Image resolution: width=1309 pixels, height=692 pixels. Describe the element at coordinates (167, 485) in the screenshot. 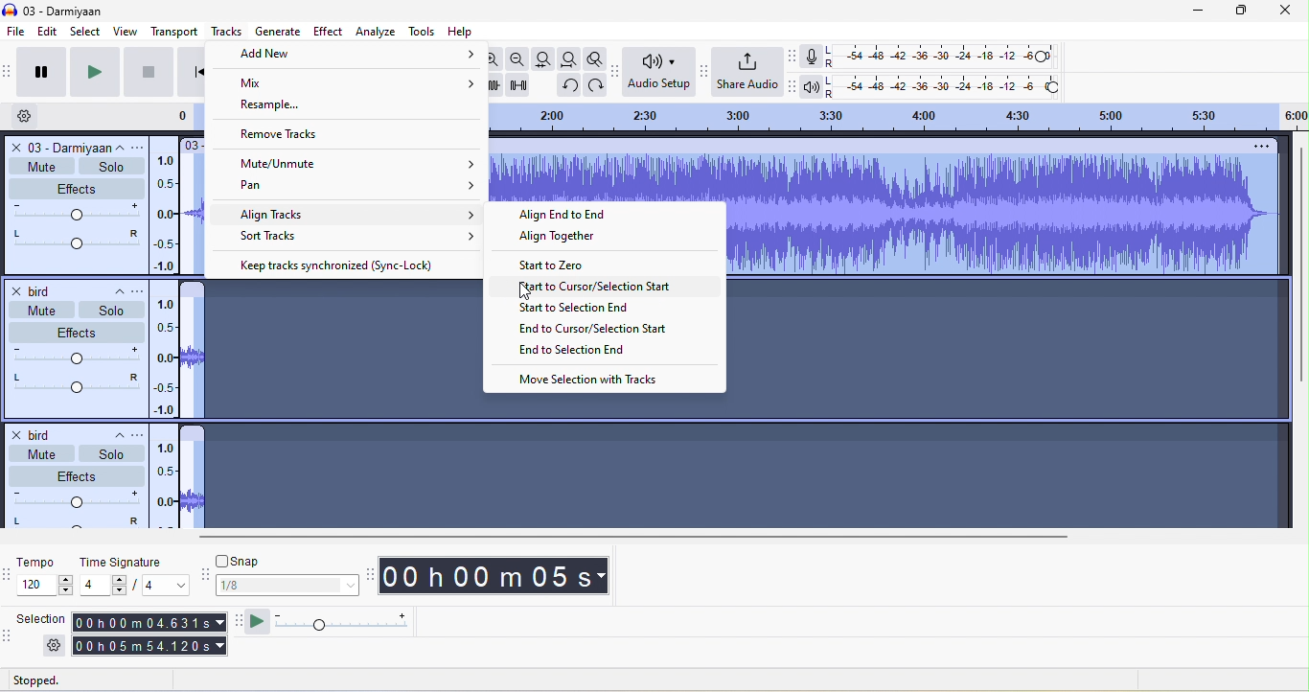

I see `linear` at that location.